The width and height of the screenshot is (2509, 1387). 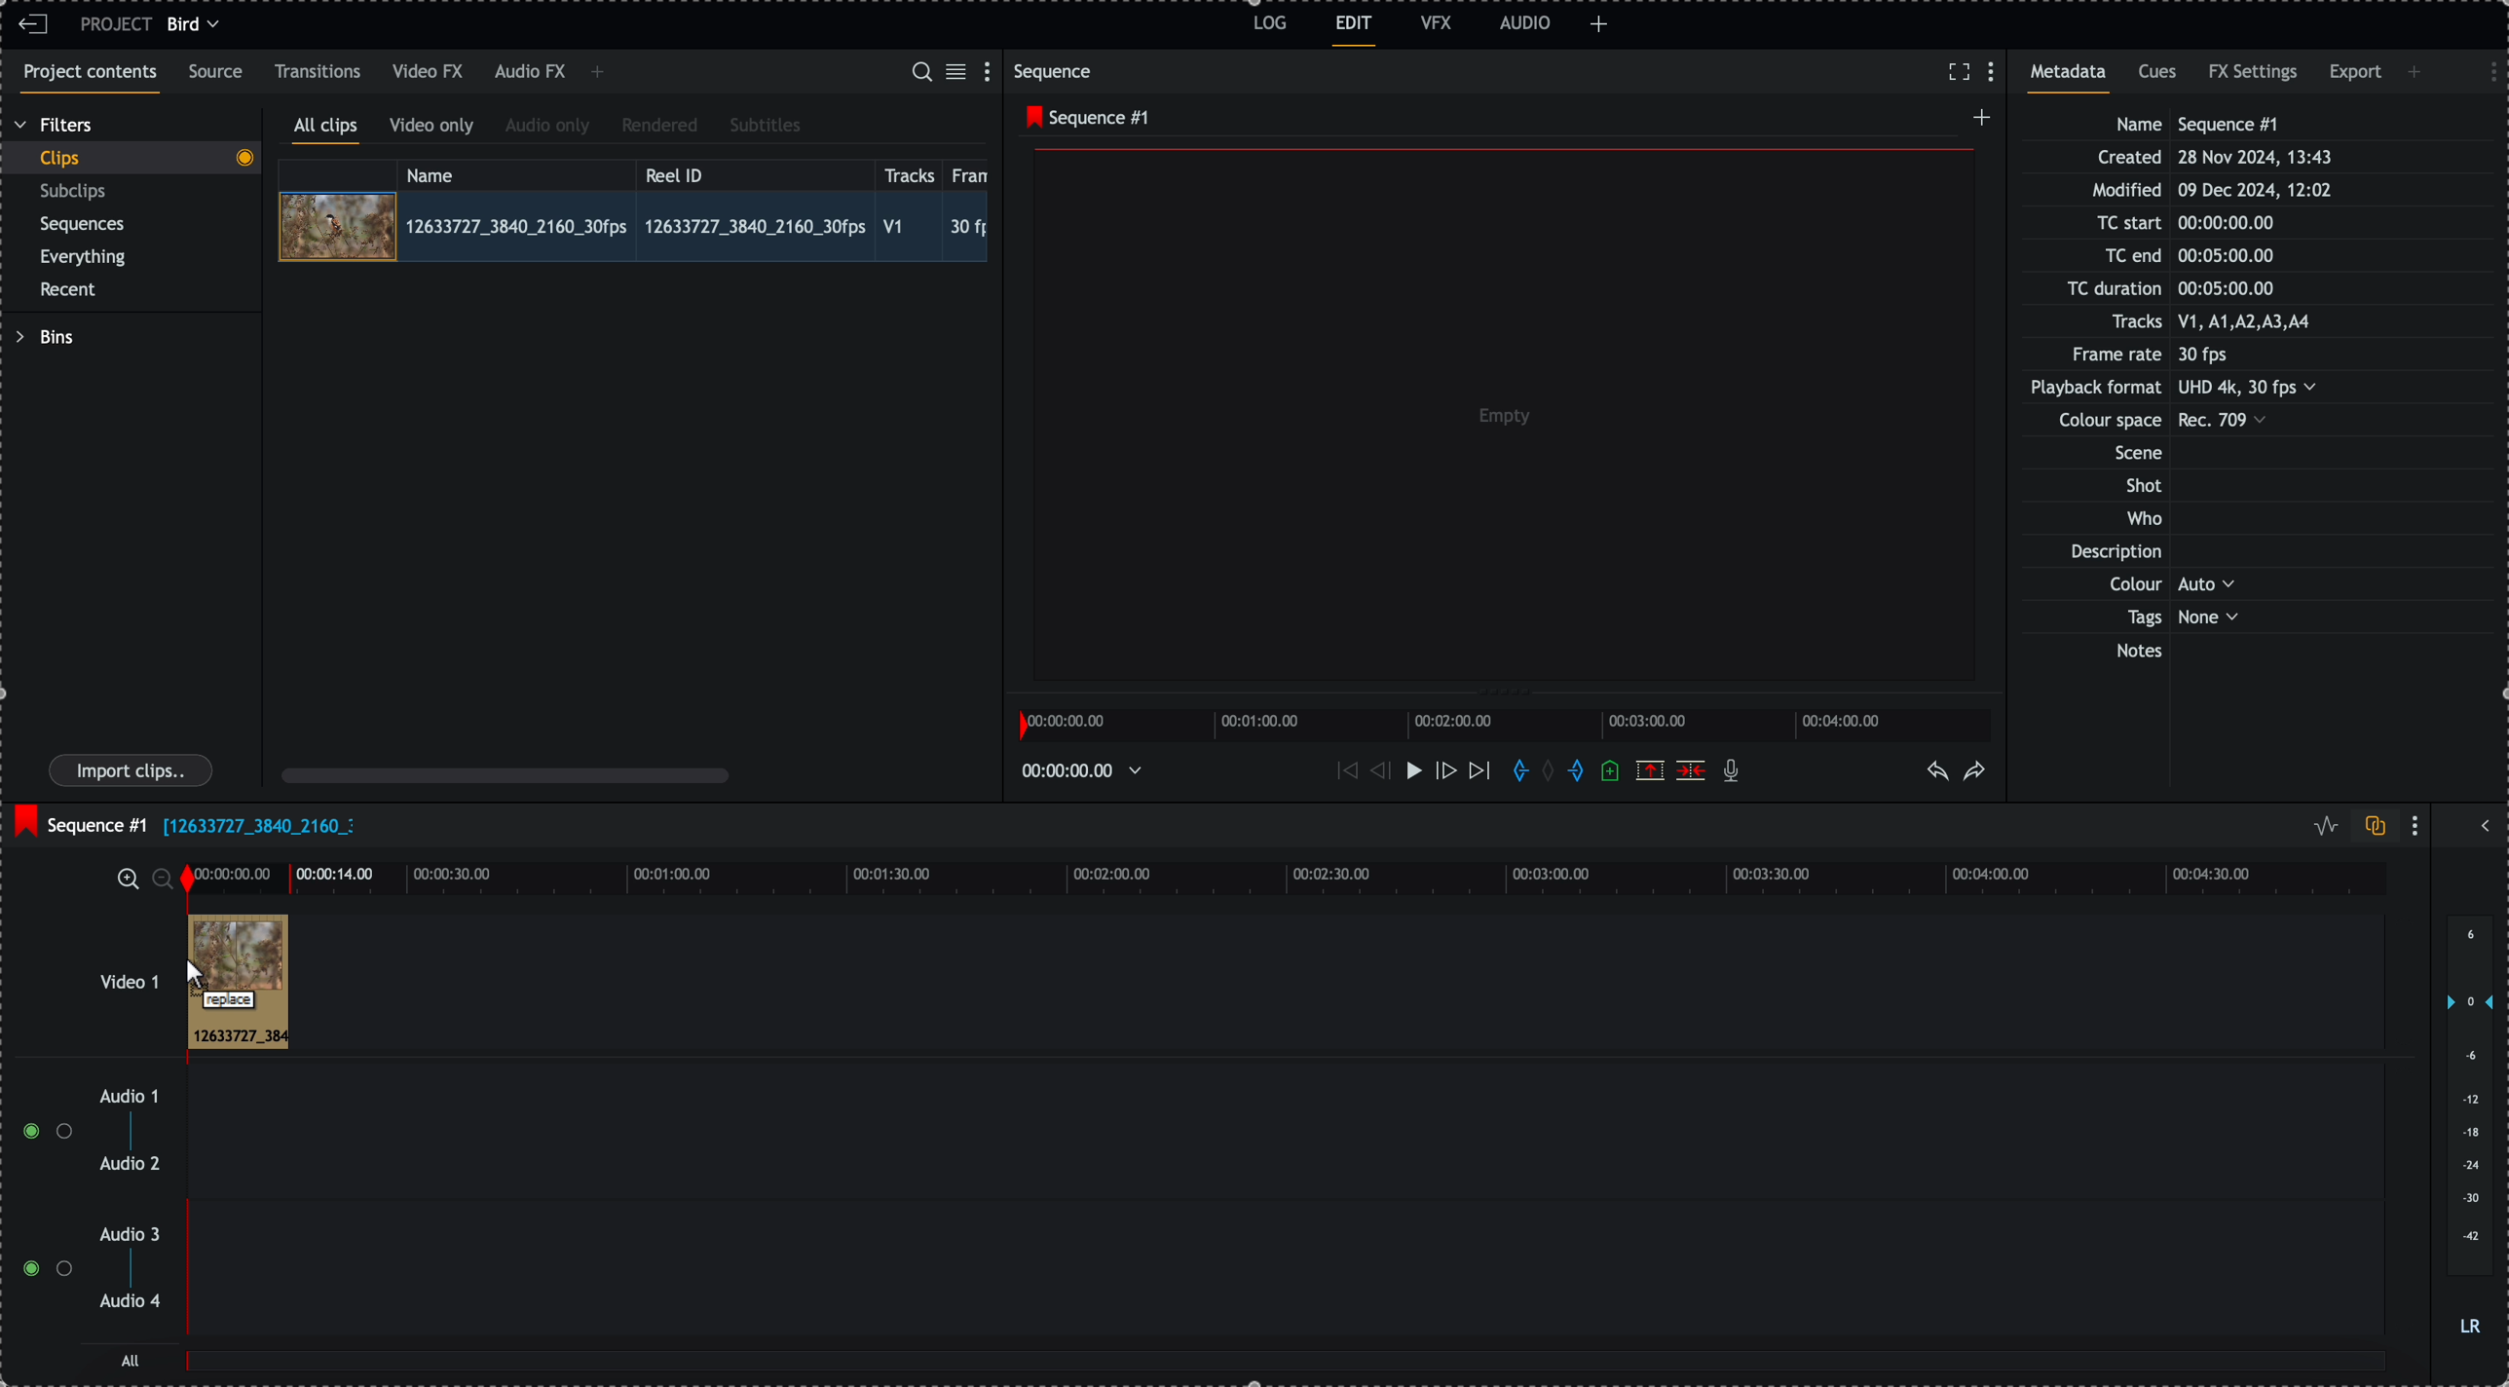 What do you see at coordinates (44, 337) in the screenshot?
I see `bins` at bounding box center [44, 337].